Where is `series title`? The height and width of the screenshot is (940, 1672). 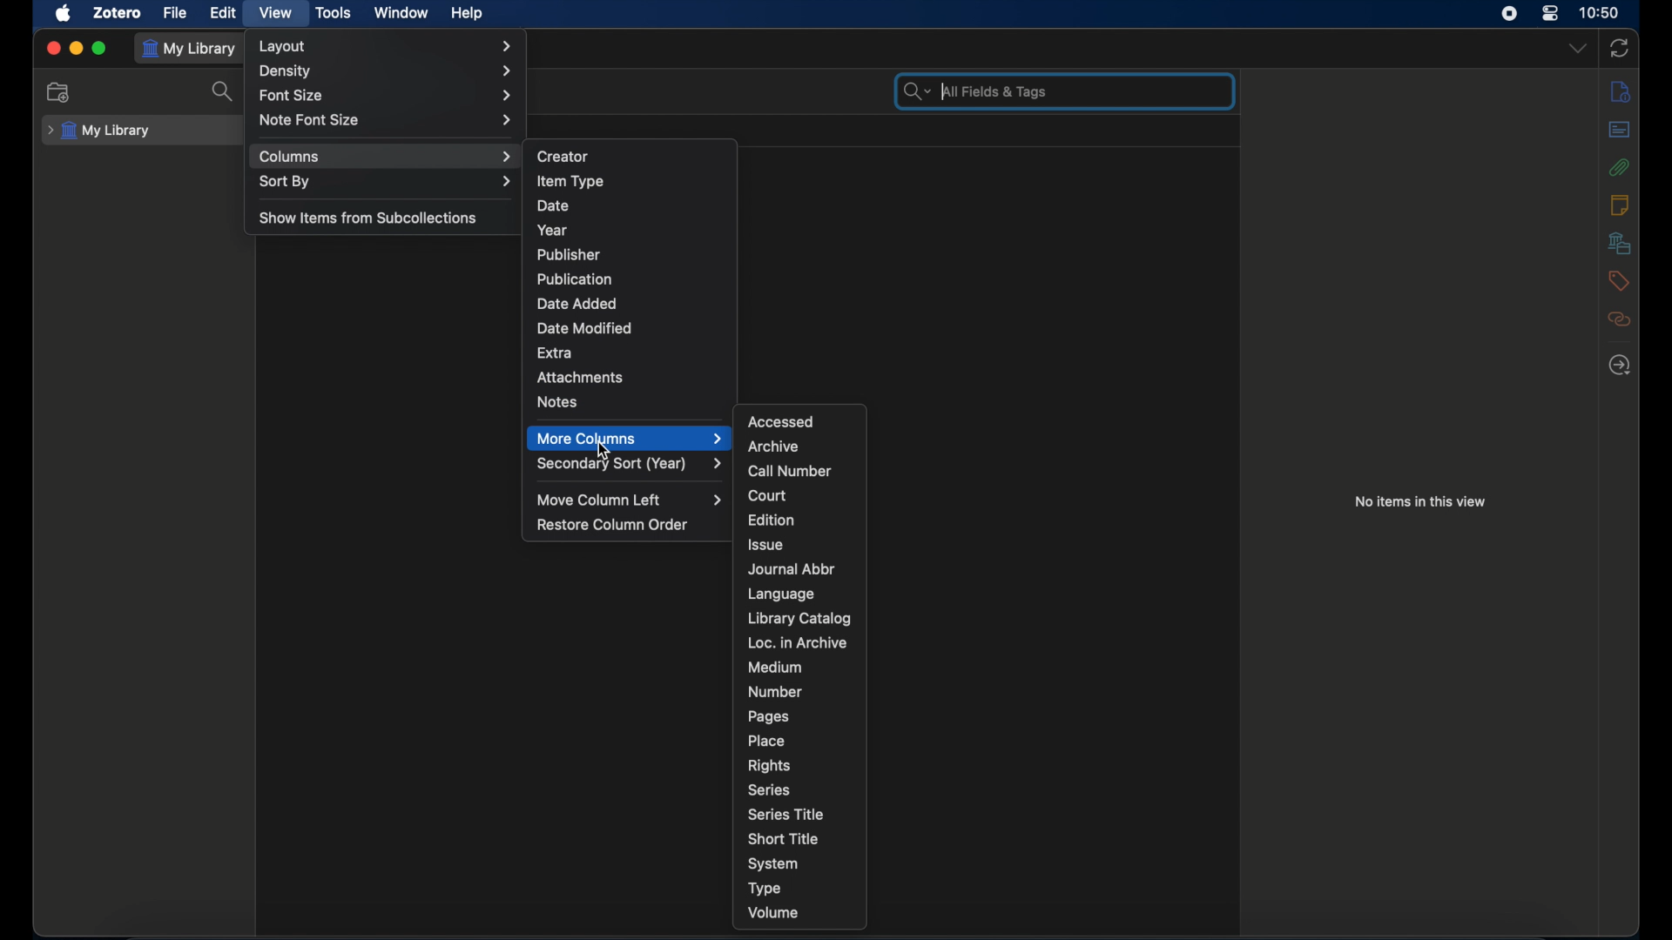
series title is located at coordinates (787, 815).